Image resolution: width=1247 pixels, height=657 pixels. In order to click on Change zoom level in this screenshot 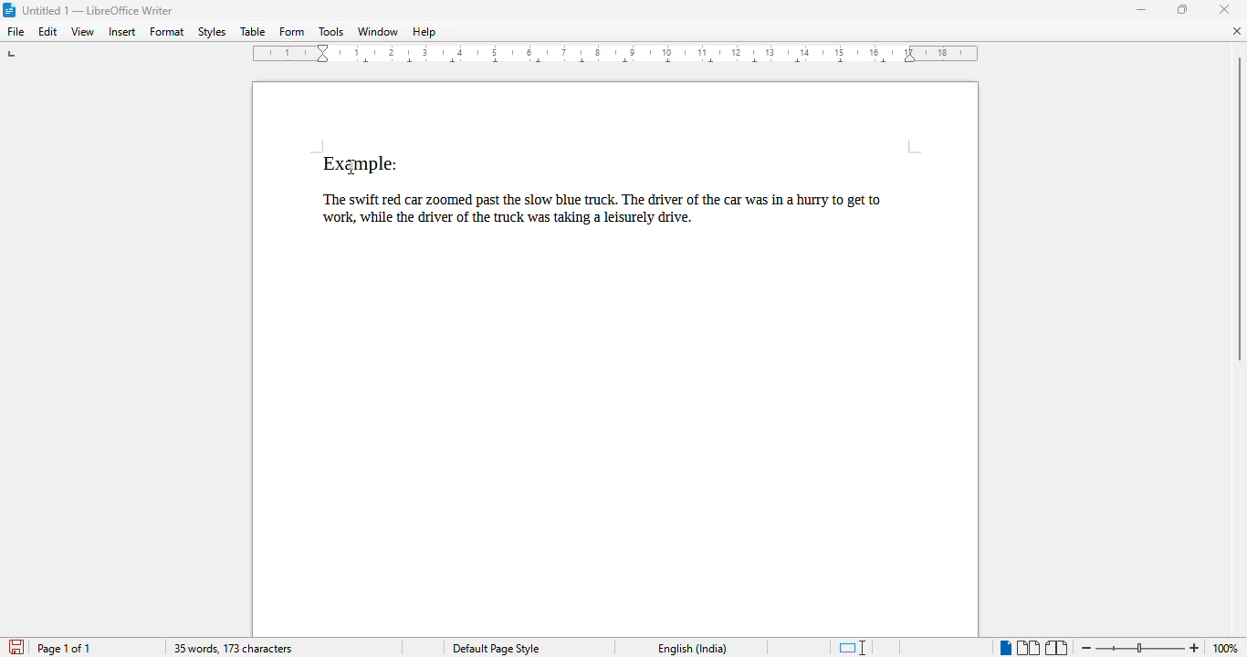, I will do `click(1140, 647)`.